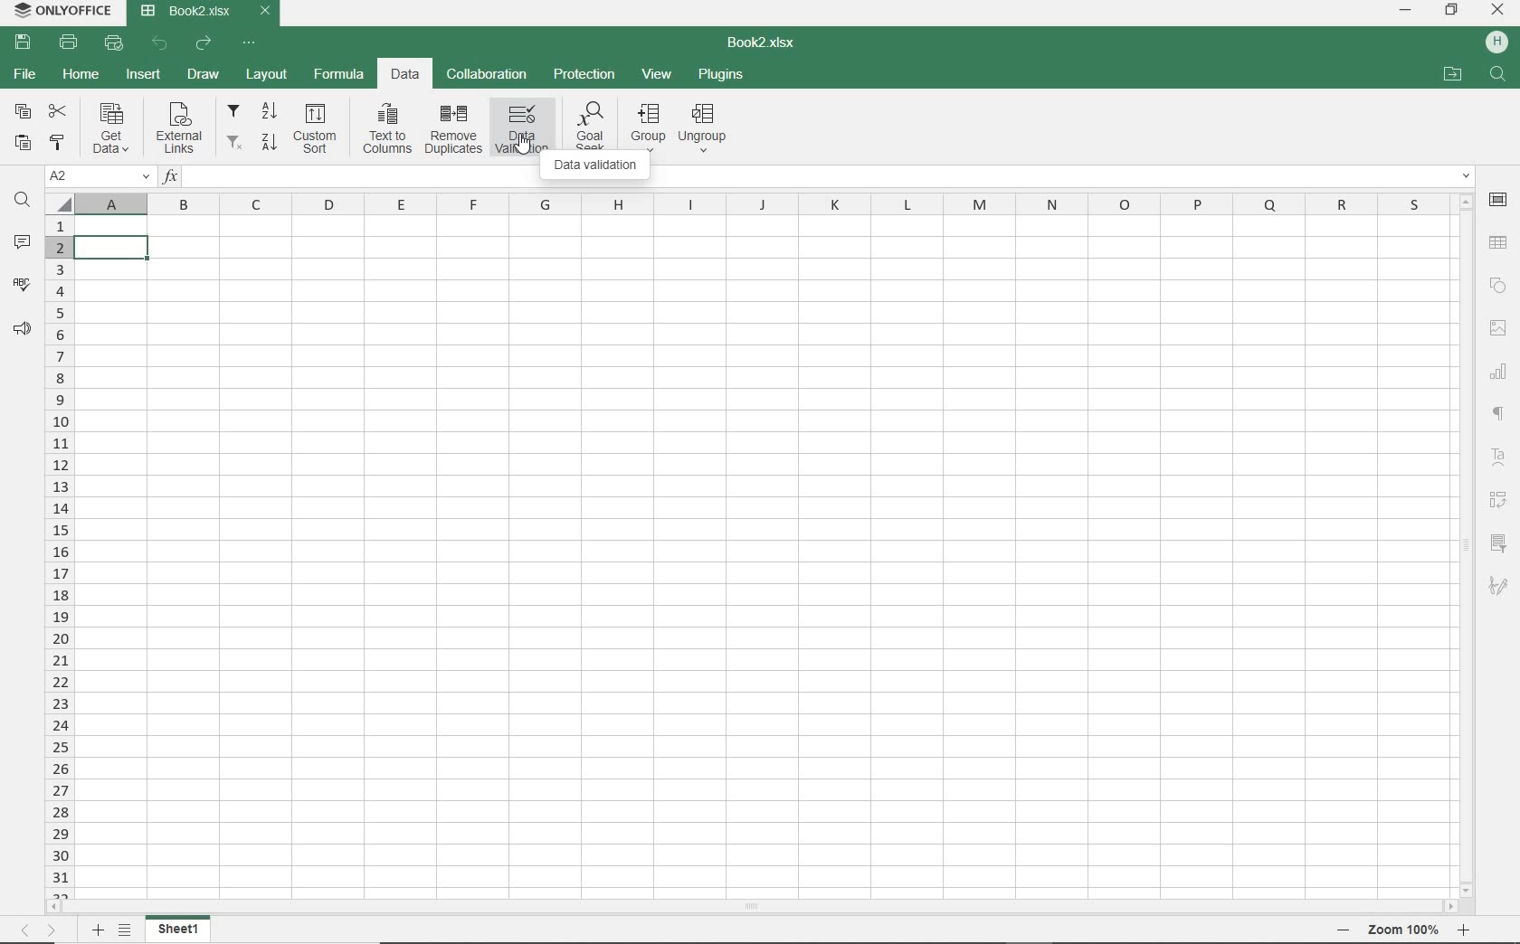 This screenshot has width=1520, height=944. I want to click on DATA, so click(404, 73).